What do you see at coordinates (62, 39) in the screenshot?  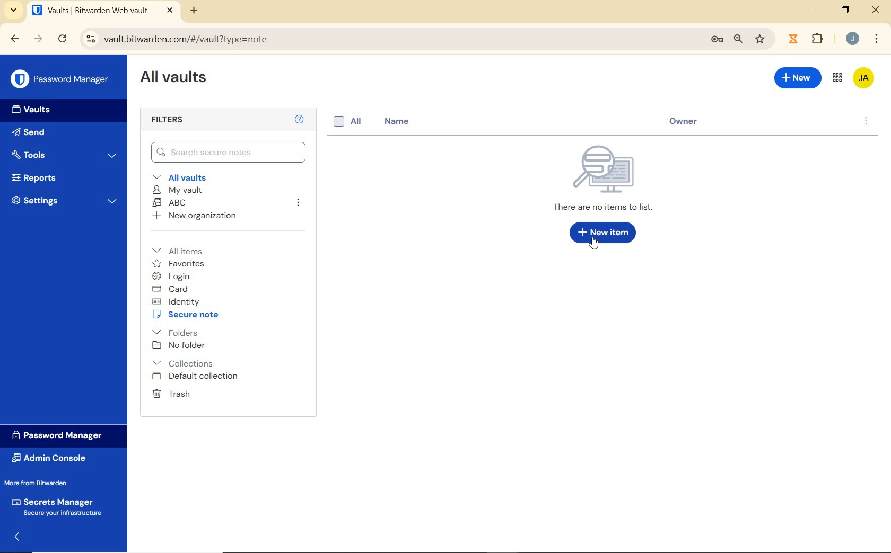 I see `reload` at bounding box center [62, 39].